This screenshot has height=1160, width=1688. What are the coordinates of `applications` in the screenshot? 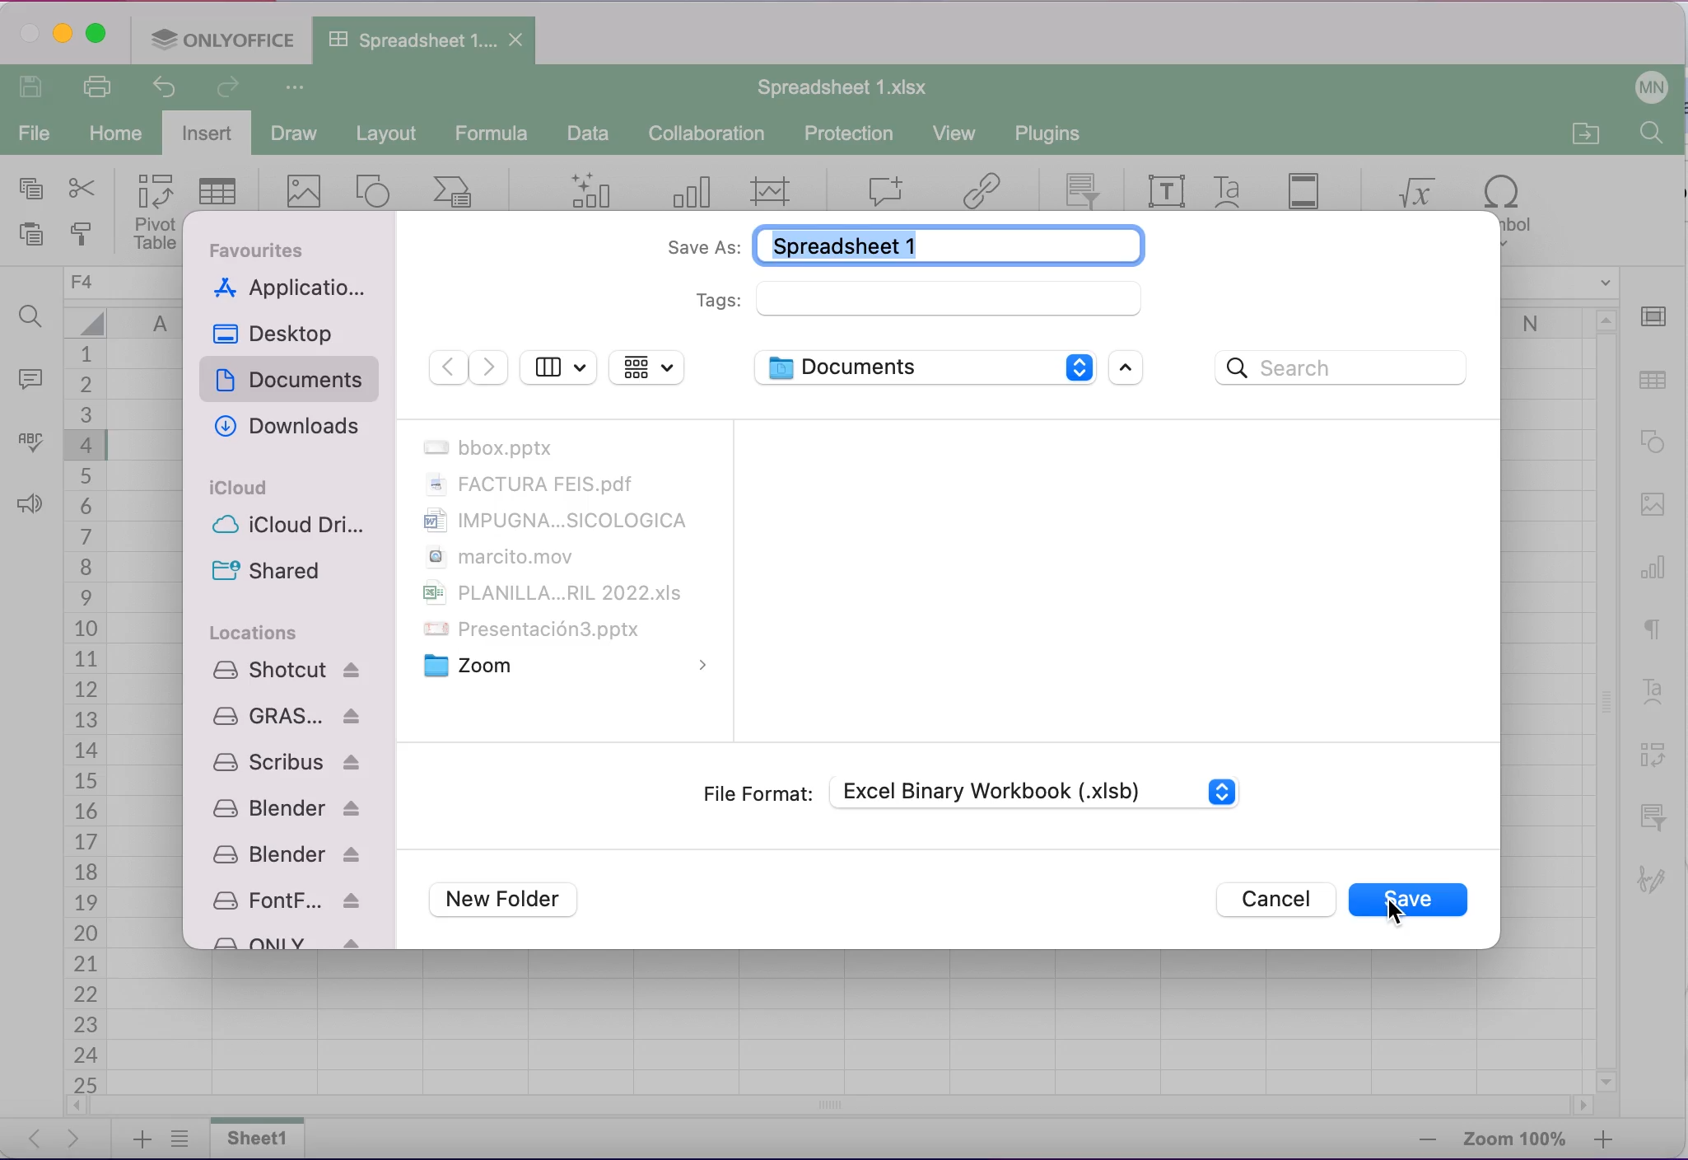 It's located at (293, 290).